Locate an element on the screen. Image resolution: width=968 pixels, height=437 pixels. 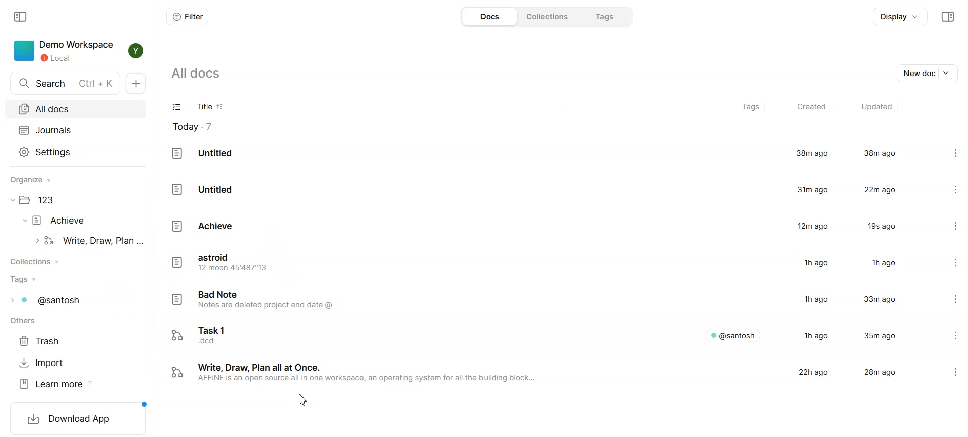
Doc File is located at coordinates (542, 188).